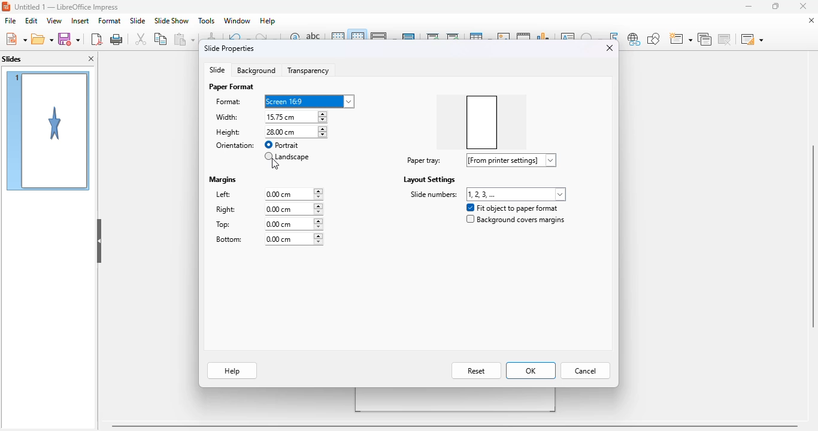 This screenshot has width=818, height=431. Describe the element at coordinates (317, 236) in the screenshot. I see `increasing bottom margin` at that location.